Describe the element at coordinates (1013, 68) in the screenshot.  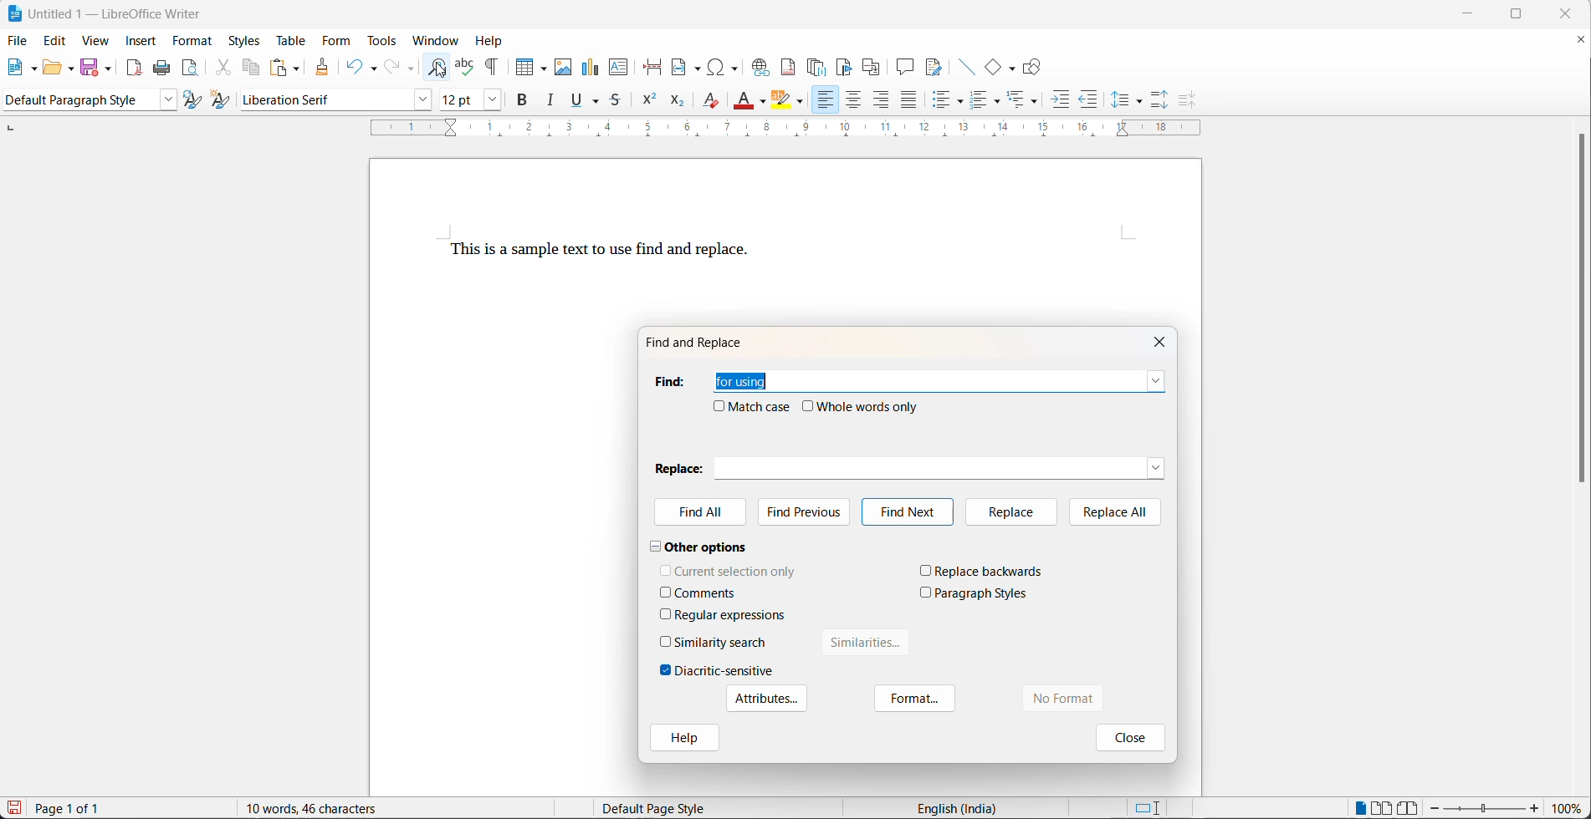
I see `basic shapes functions` at that location.